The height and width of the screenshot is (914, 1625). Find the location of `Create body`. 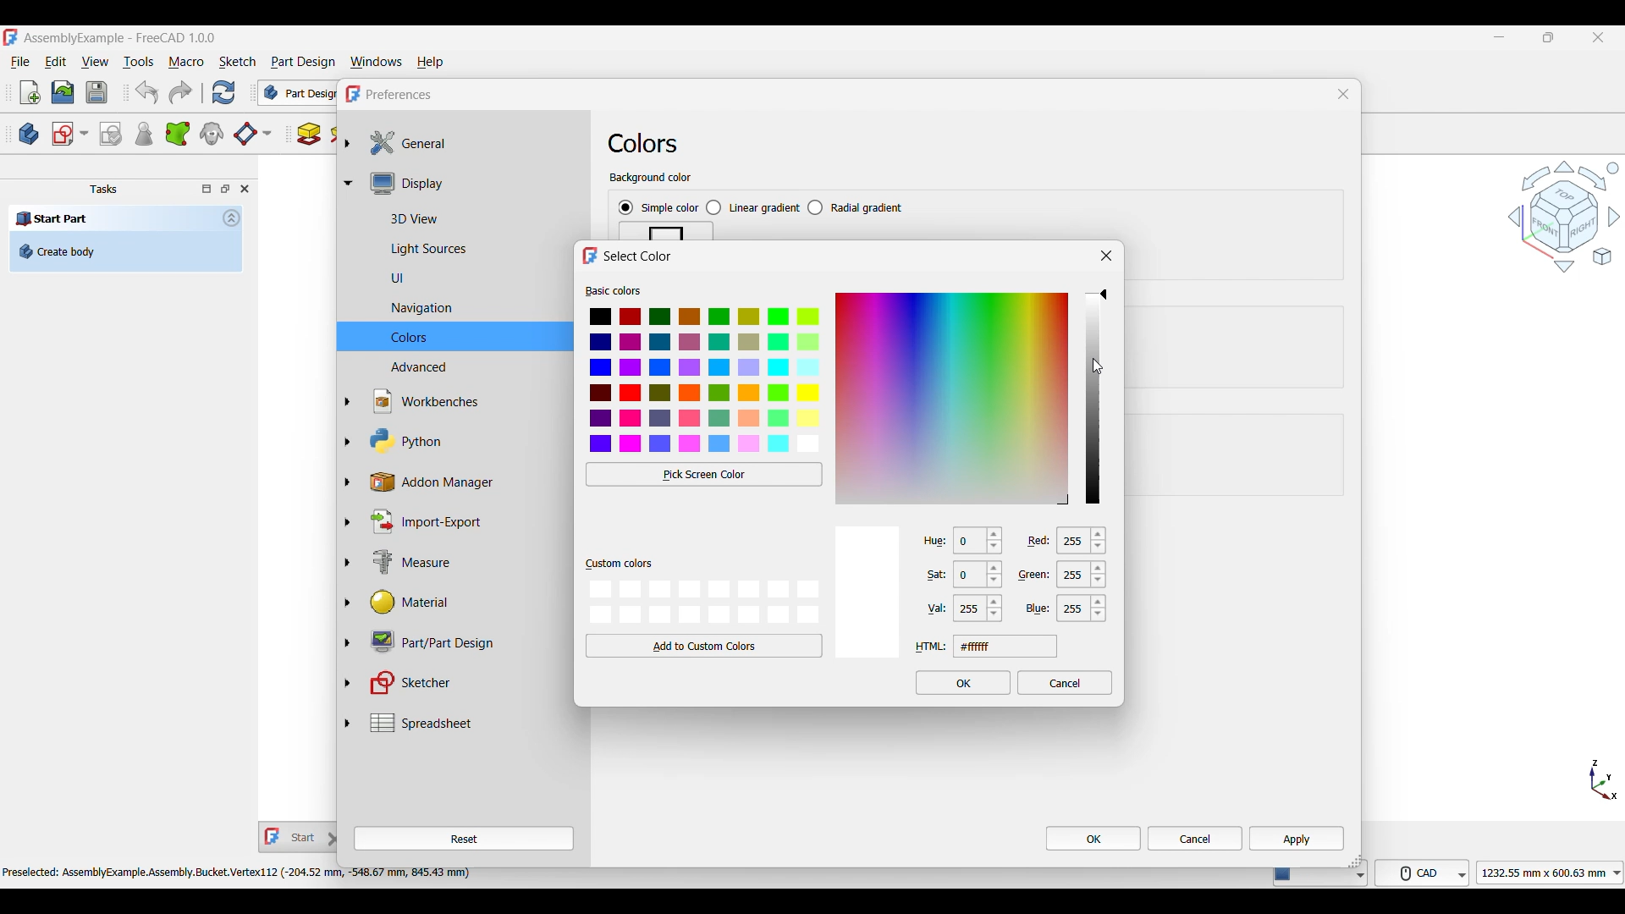

Create body is located at coordinates (29, 134).